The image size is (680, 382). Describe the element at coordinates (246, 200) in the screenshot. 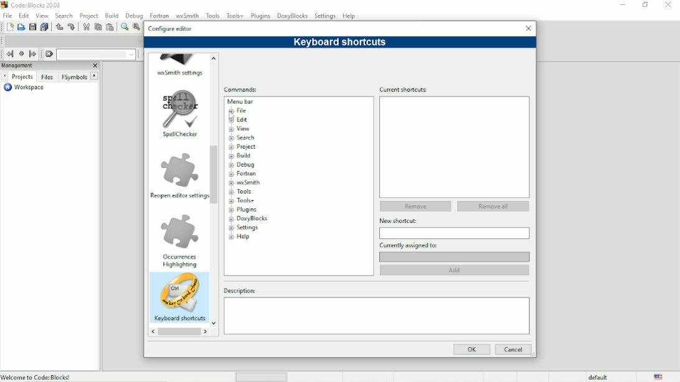

I see `Tools+` at that location.